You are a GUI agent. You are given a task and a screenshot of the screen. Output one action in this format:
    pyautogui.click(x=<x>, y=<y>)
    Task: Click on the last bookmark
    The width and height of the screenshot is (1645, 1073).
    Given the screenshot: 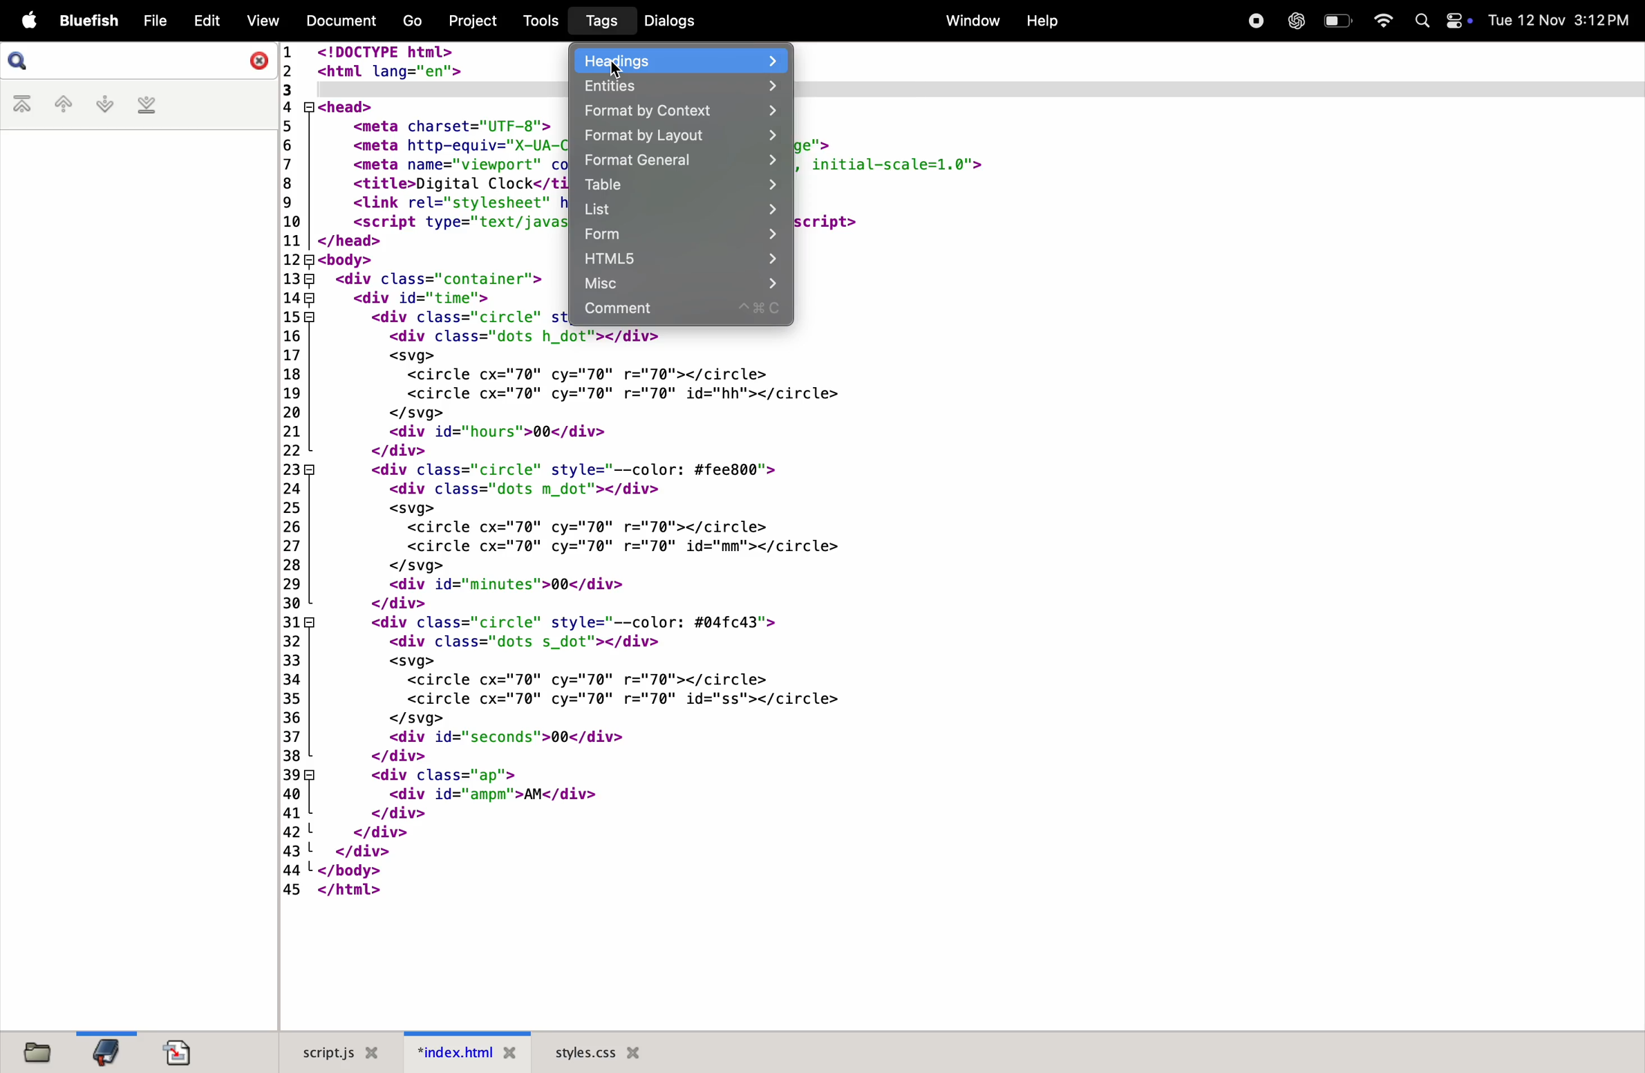 What is the action you would take?
    pyautogui.click(x=147, y=105)
    